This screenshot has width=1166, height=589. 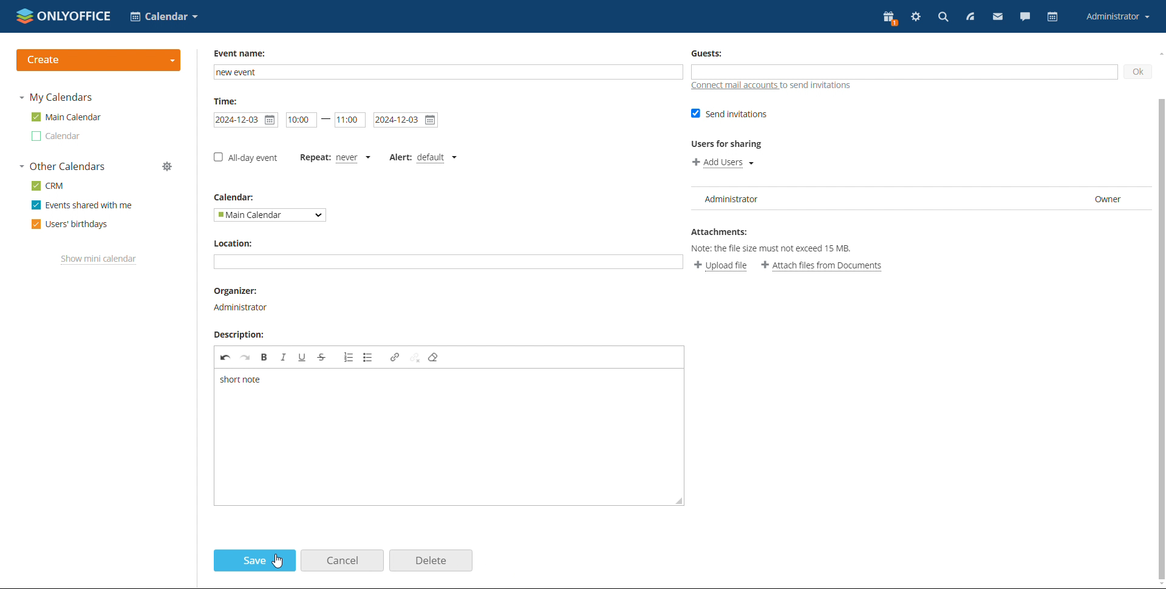 What do you see at coordinates (67, 117) in the screenshot?
I see `main calendar` at bounding box center [67, 117].